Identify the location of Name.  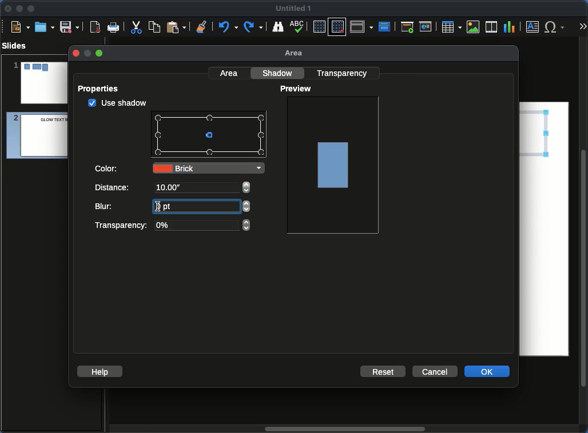
(294, 9).